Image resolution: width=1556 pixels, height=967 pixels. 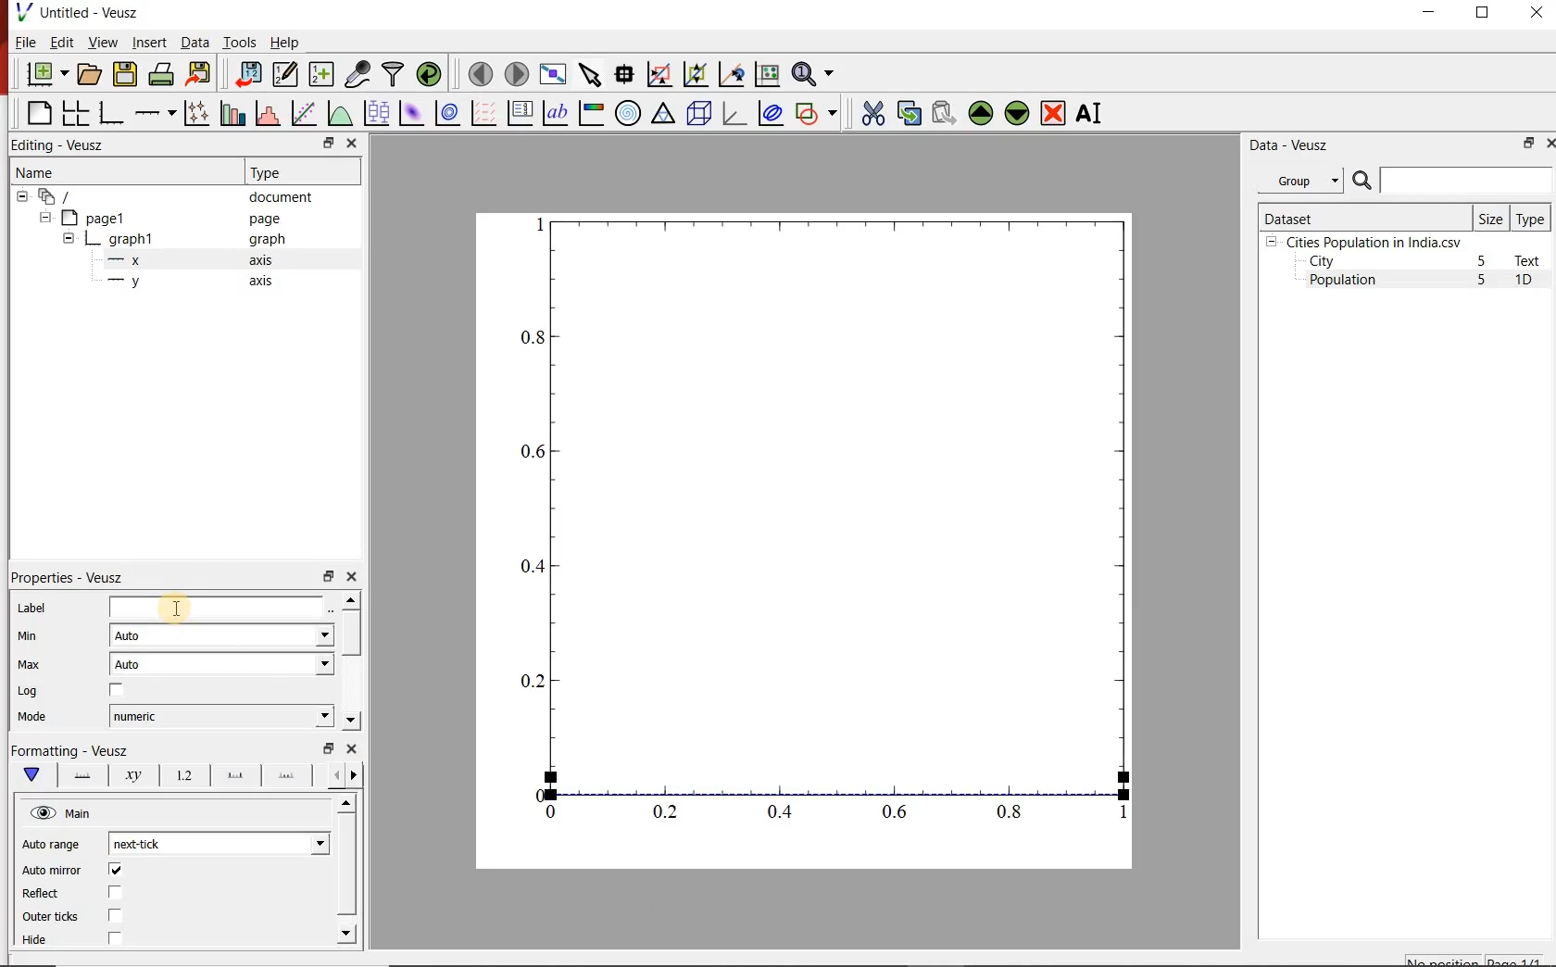 I want to click on close, so click(x=349, y=748).